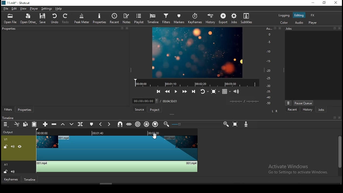 The height and width of the screenshot is (193, 343). What do you see at coordinates (226, 92) in the screenshot?
I see `toggle grid display on the player` at bounding box center [226, 92].